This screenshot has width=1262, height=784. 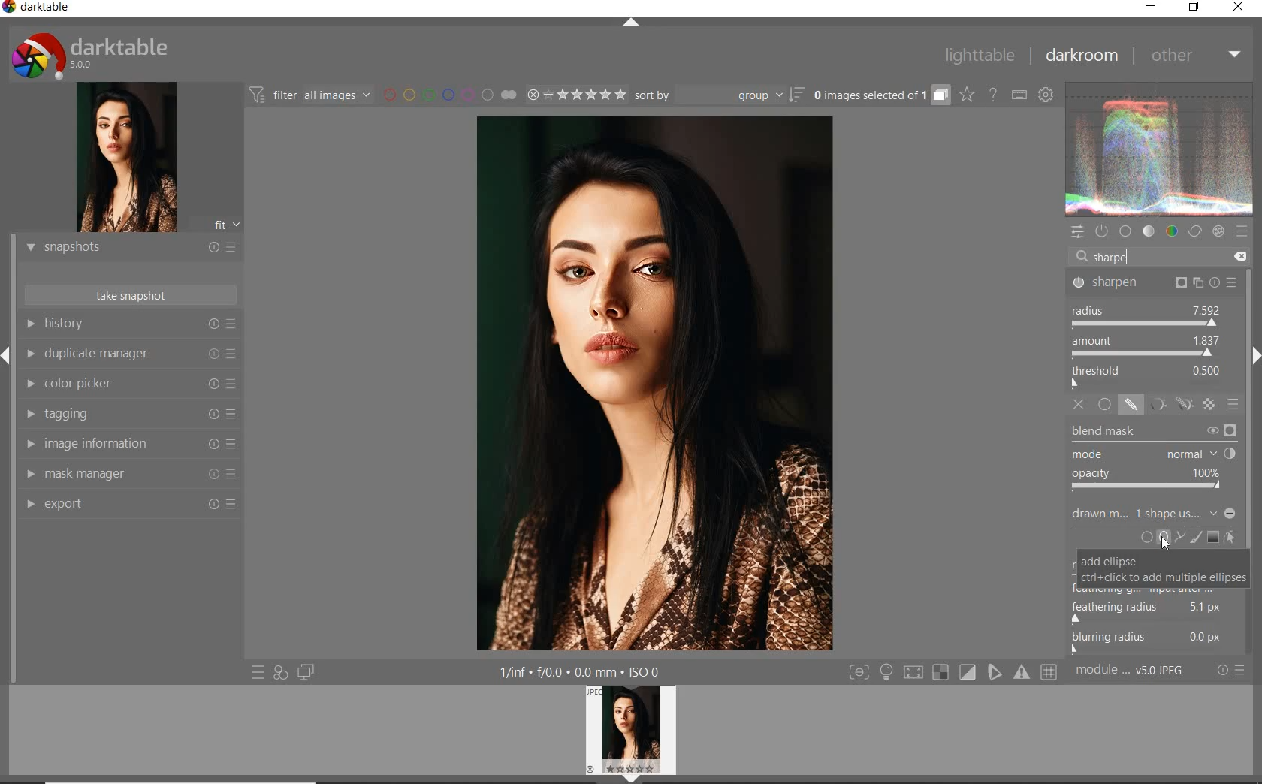 I want to click on display a second darkroom image below, so click(x=307, y=671).